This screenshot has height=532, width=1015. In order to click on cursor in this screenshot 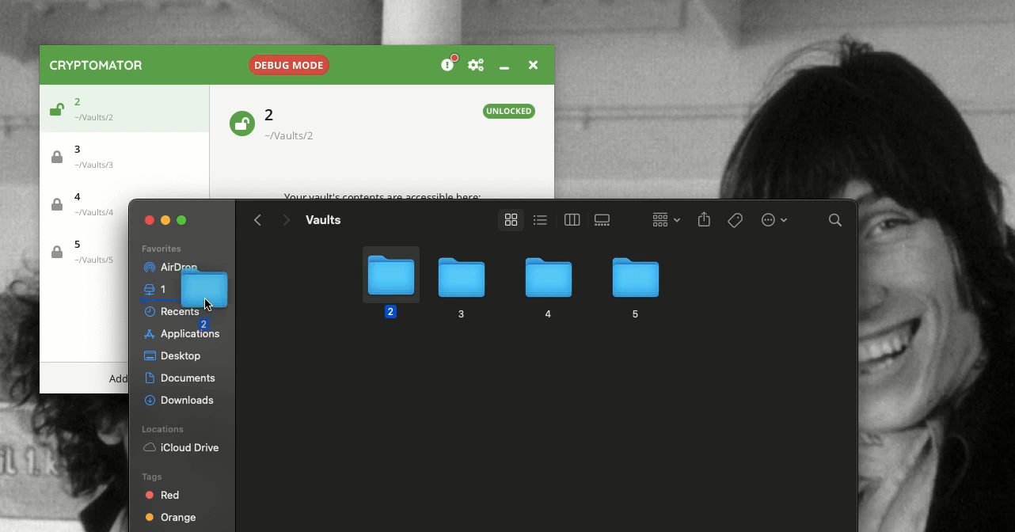, I will do `click(209, 306)`.